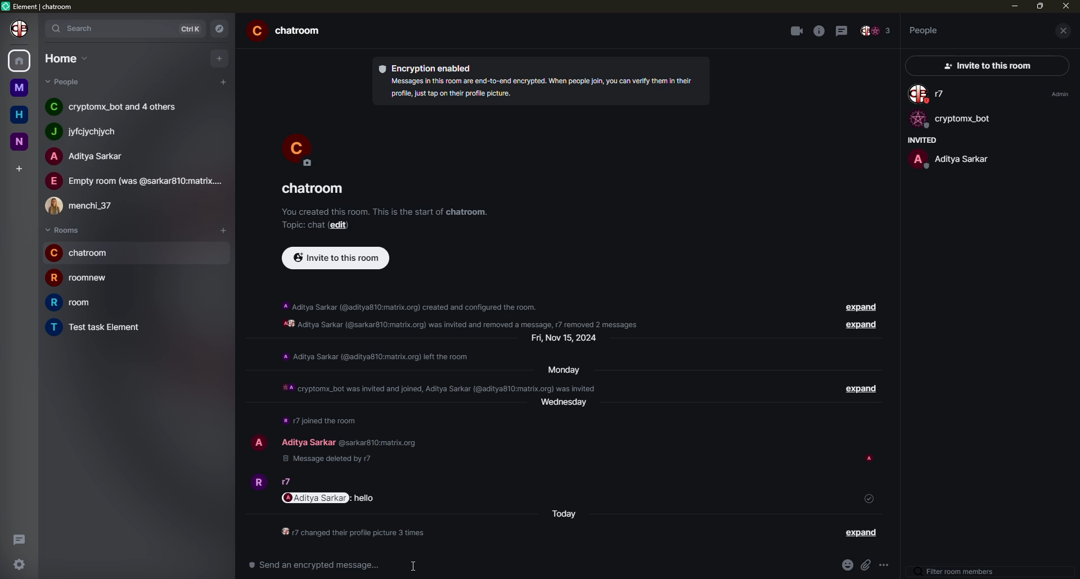 Image resolution: width=1080 pixels, height=579 pixels. What do you see at coordinates (17, 539) in the screenshot?
I see `threads` at bounding box center [17, 539].